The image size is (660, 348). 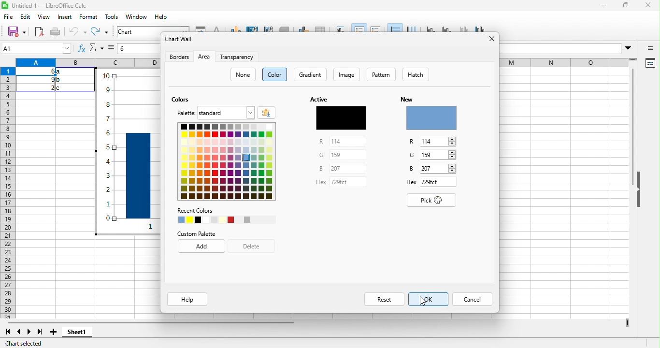 I want to click on area, so click(x=204, y=57).